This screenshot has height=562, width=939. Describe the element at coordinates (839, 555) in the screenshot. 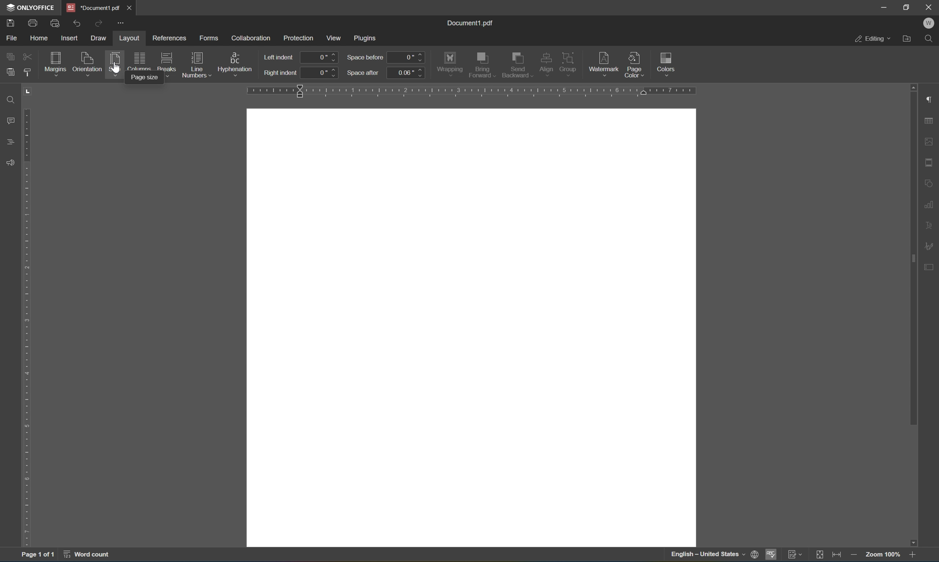

I see `fit to width` at that location.